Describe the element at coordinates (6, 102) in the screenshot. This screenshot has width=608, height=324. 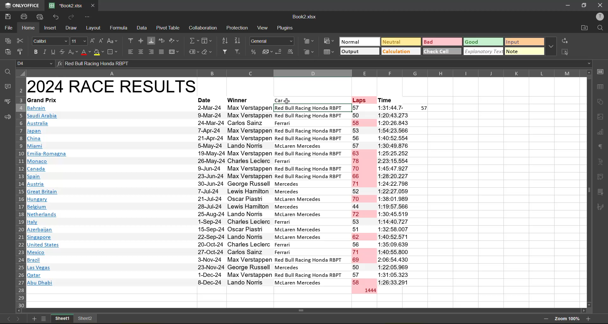
I see `spellcheck` at that location.